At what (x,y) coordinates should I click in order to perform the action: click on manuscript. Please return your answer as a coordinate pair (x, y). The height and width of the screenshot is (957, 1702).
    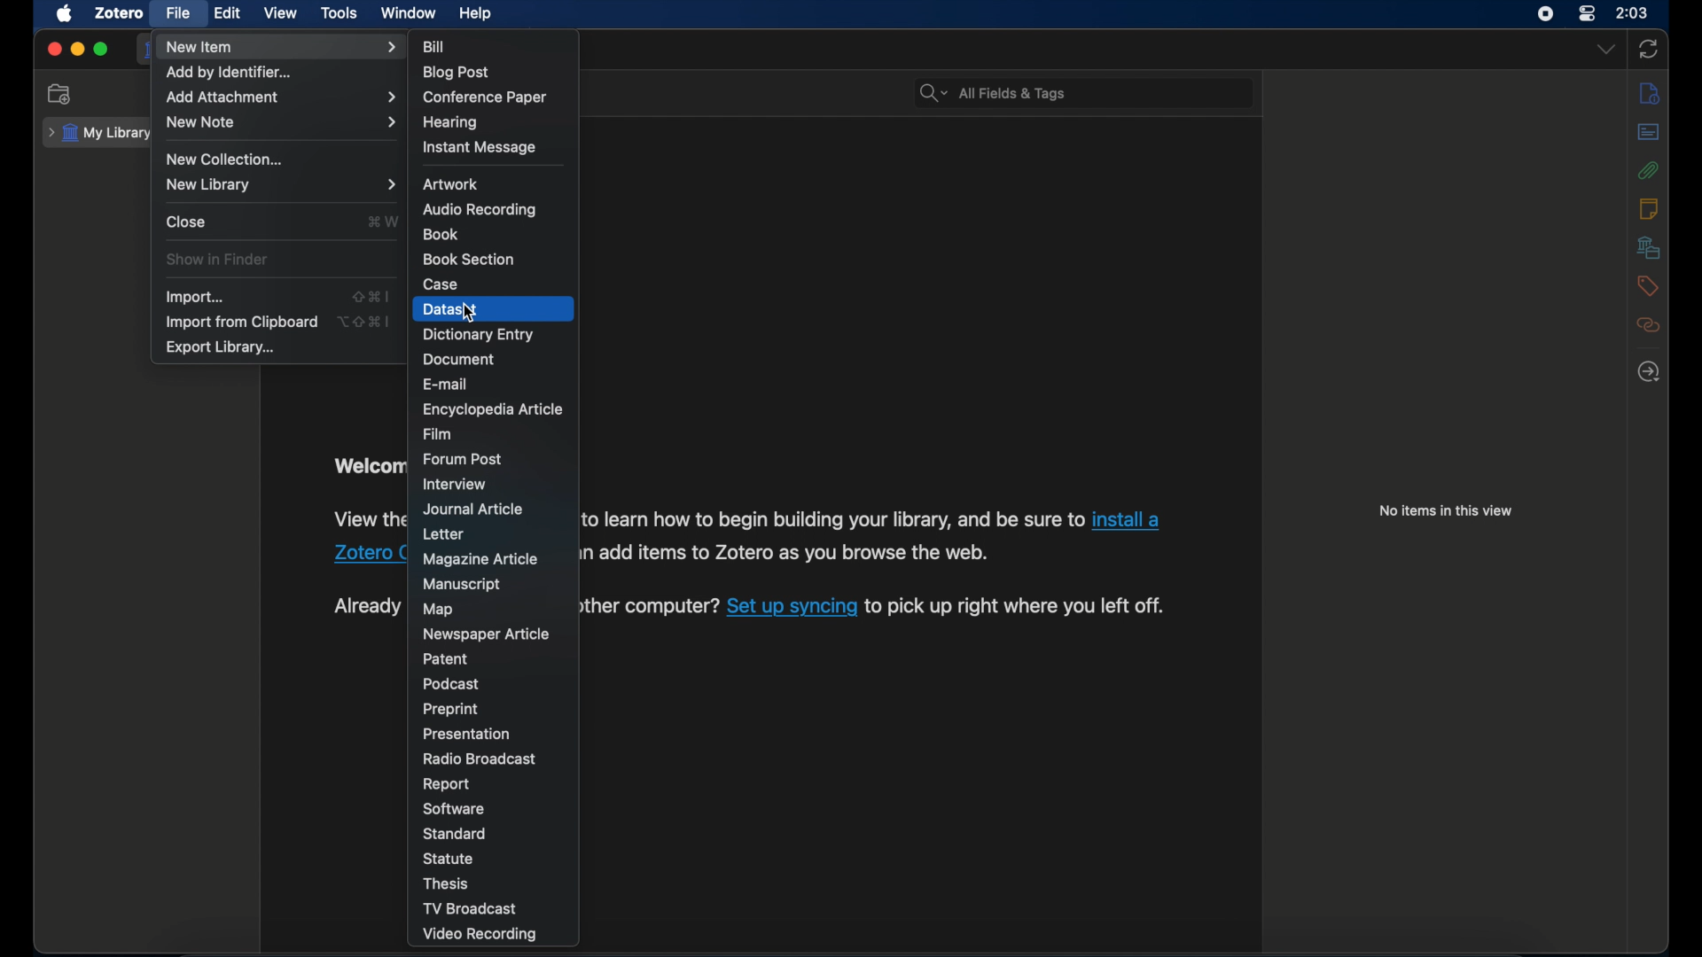
    Looking at the image, I should click on (463, 585).